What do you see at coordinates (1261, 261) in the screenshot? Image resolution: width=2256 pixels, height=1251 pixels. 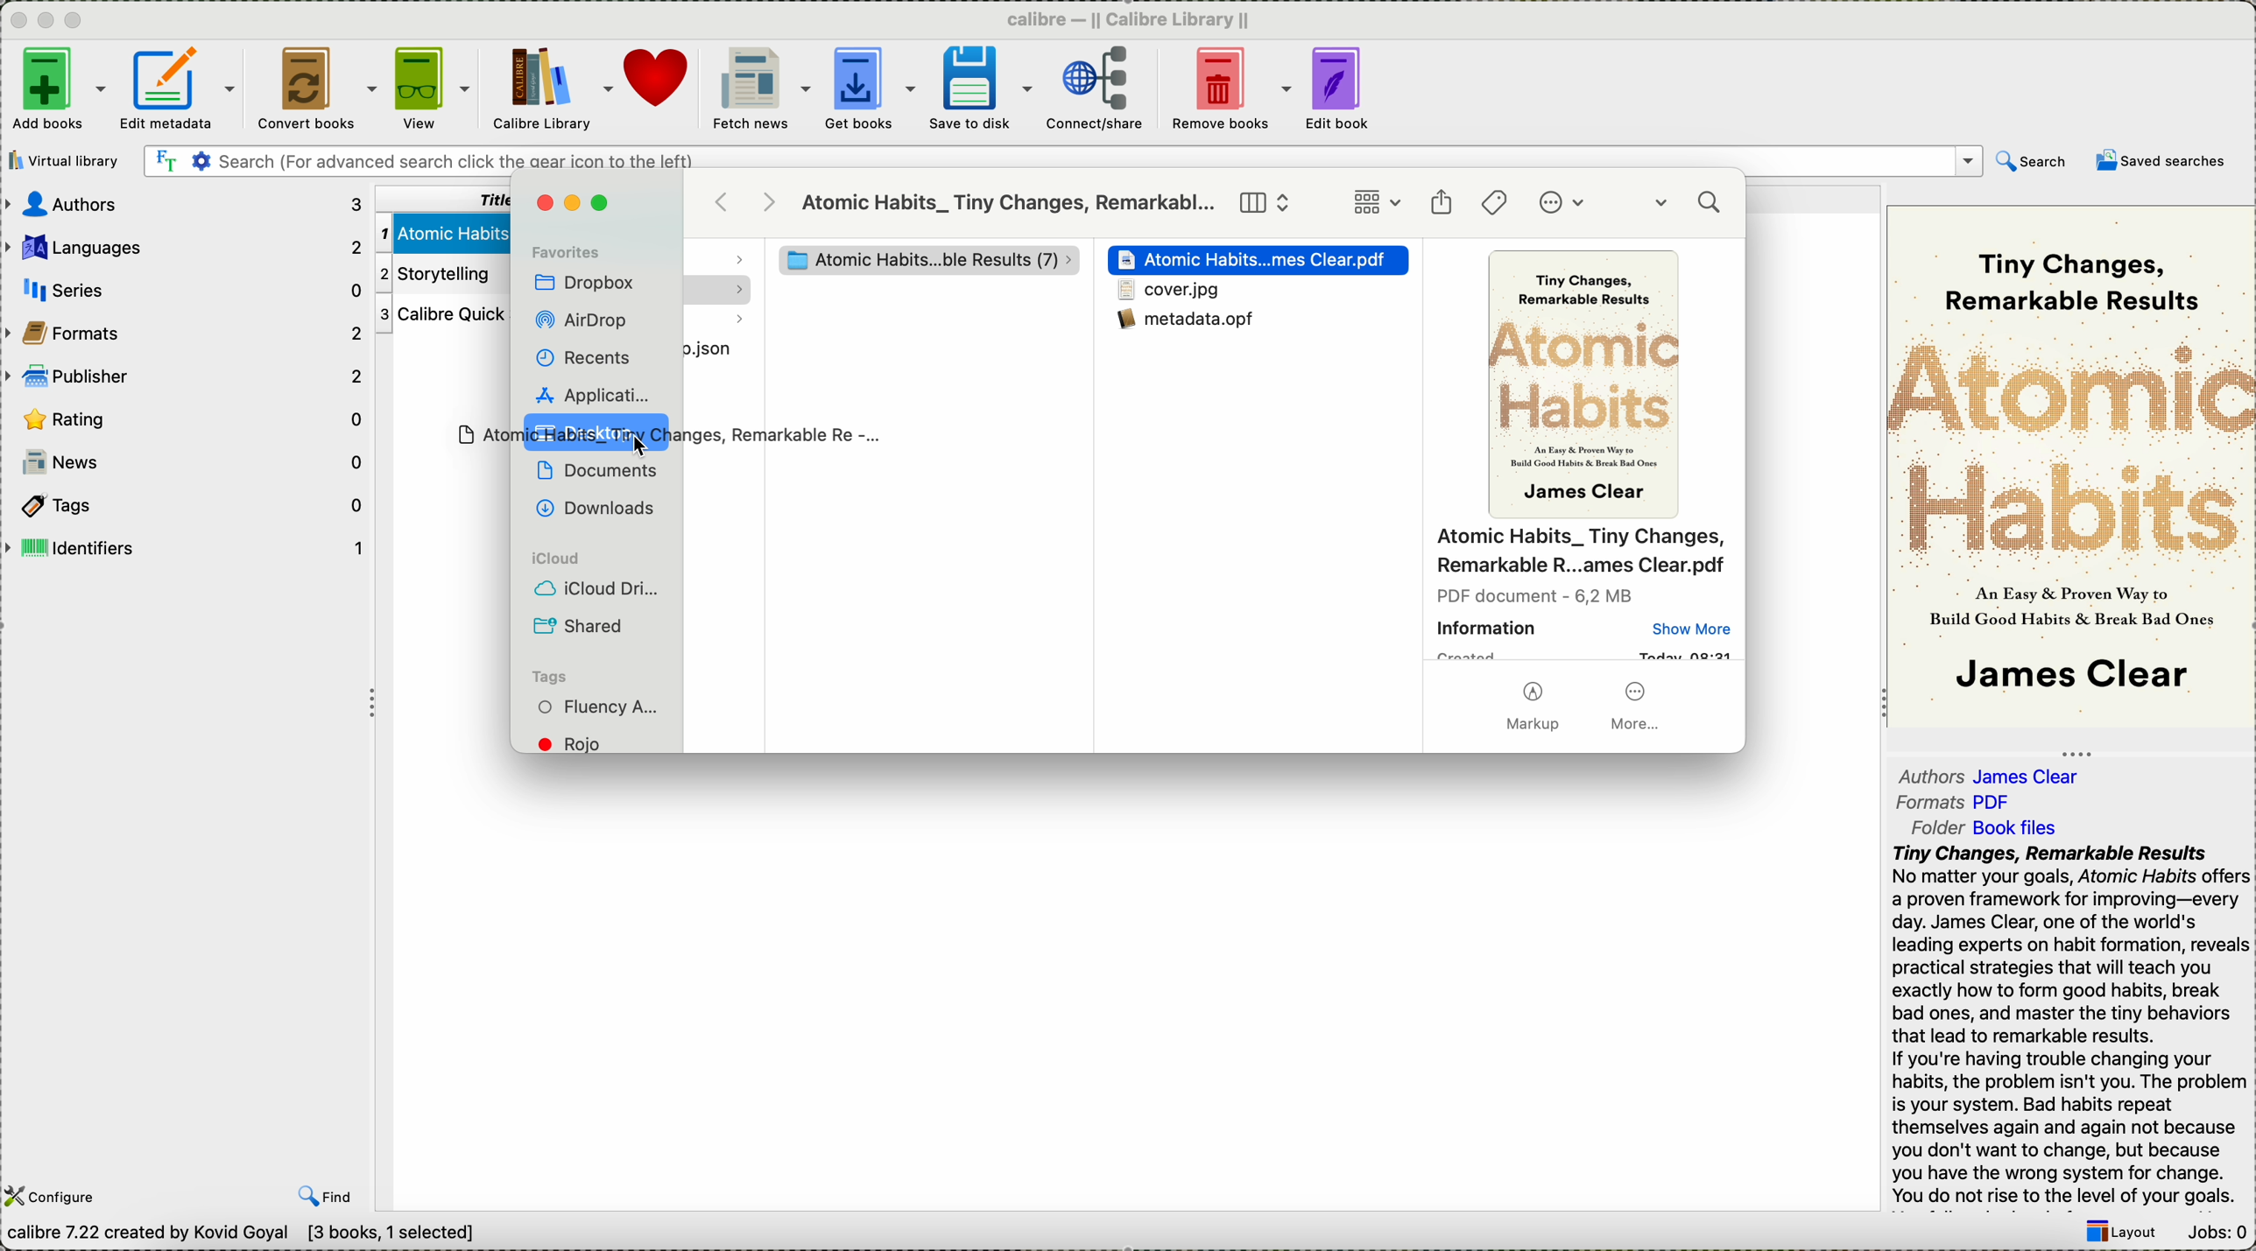 I see `Atomic Habbits` at bounding box center [1261, 261].